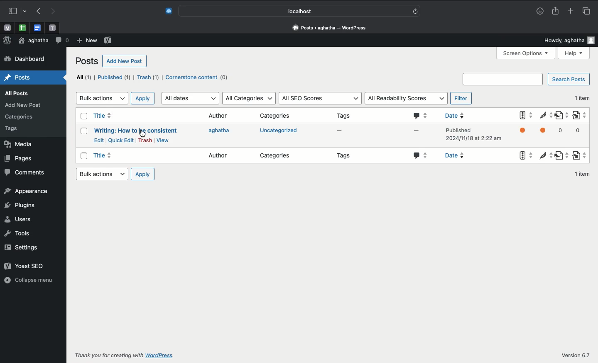  What do you see at coordinates (11, 129) in the screenshot?
I see `tags` at bounding box center [11, 129].